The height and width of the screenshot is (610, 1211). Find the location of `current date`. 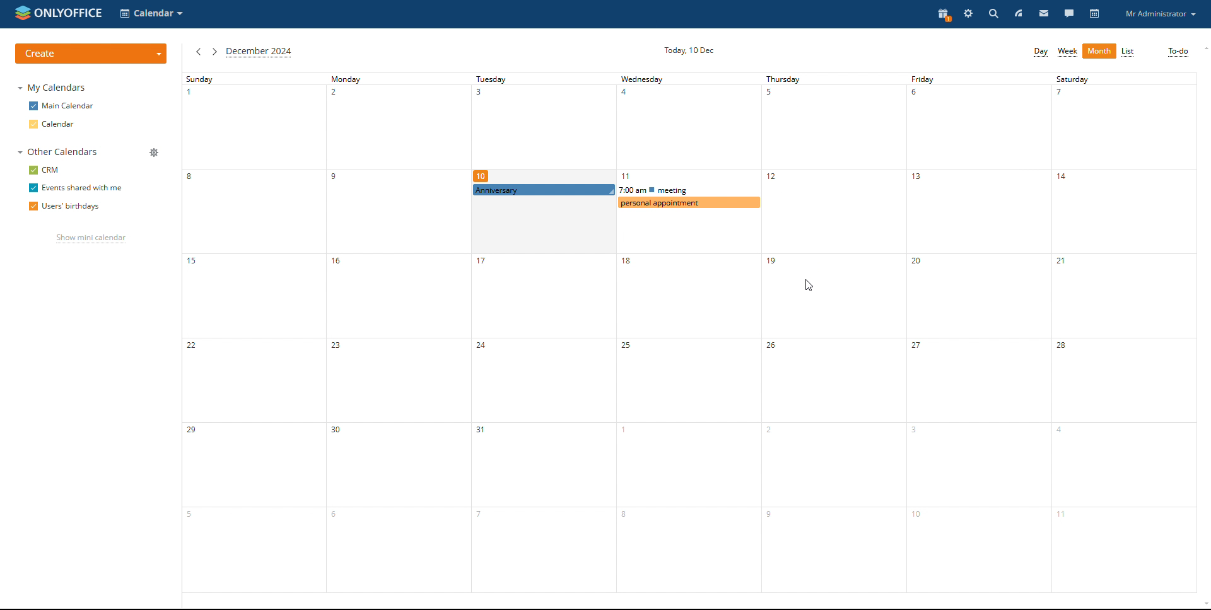

current date is located at coordinates (689, 50).